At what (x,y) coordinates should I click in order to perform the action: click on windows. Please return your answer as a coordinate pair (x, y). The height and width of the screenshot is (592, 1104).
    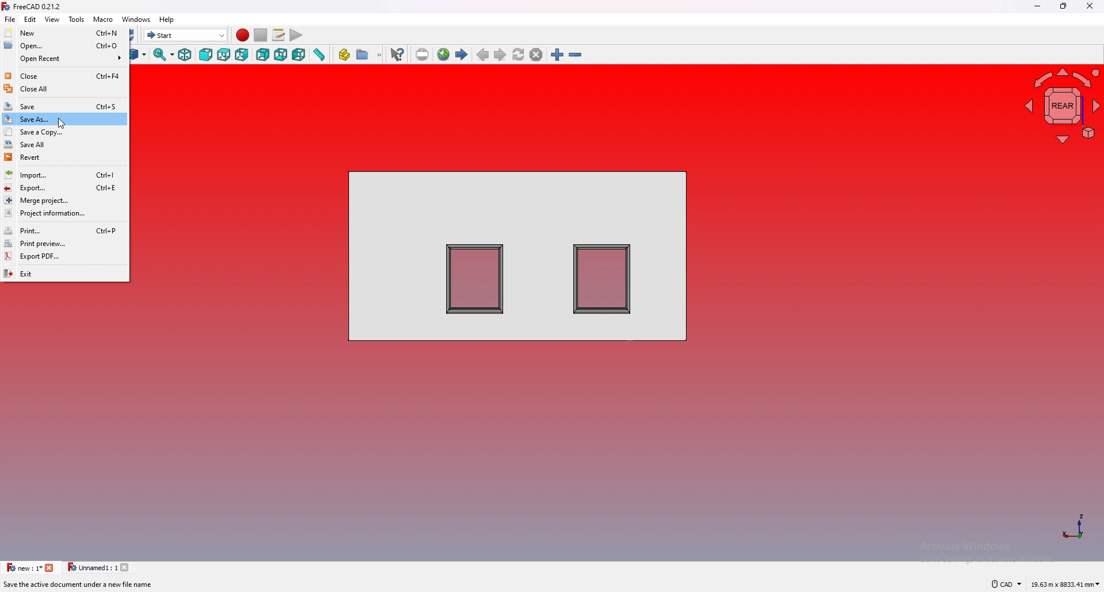
    Looking at the image, I should click on (136, 20).